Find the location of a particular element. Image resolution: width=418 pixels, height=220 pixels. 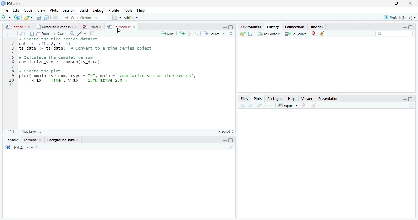

Tutorial is located at coordinates (317, 26).